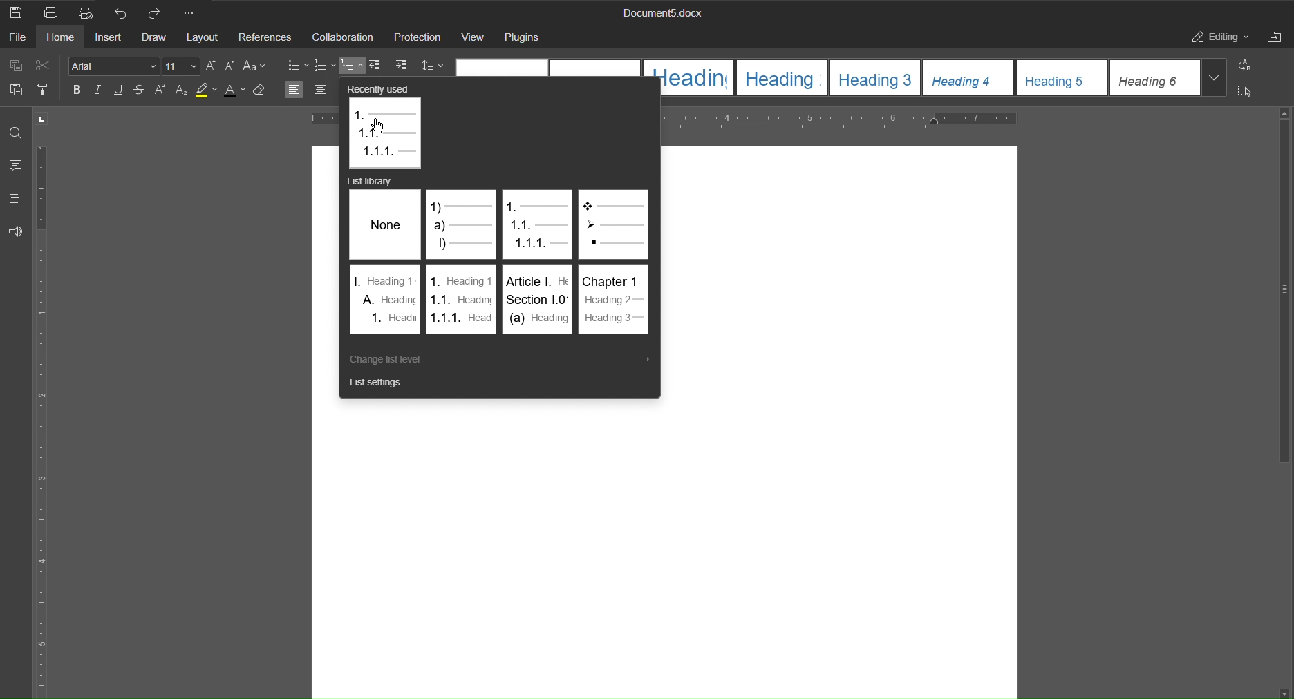 The image size is (1294, 699). What do you see at coordinates (379, 126) in the screenshot?
I see `cursor` at bounding box center [379, 126].